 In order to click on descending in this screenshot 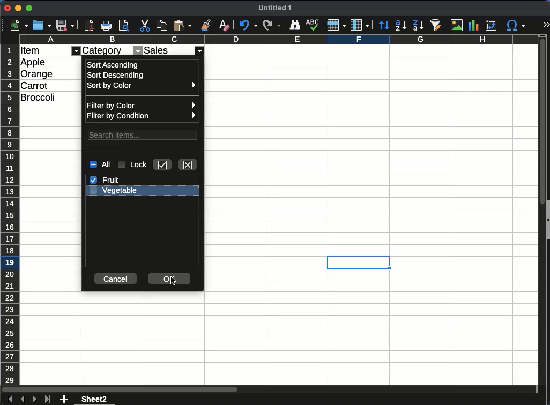, I will do `click(400, 26)`.